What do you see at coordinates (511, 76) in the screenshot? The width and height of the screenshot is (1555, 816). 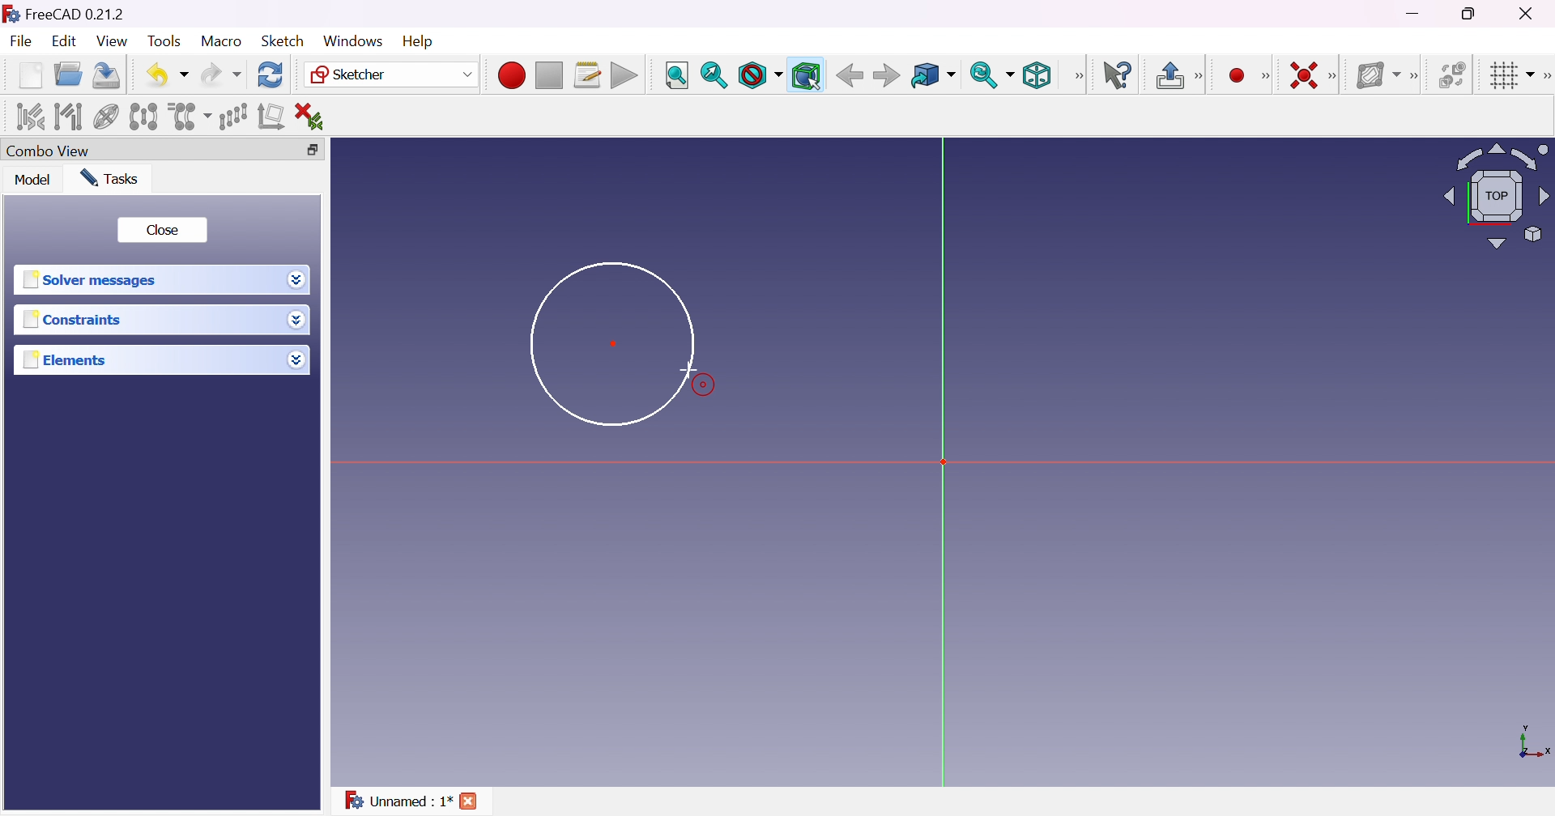 I see `Macro recording...` at bounding box center [511, 76].